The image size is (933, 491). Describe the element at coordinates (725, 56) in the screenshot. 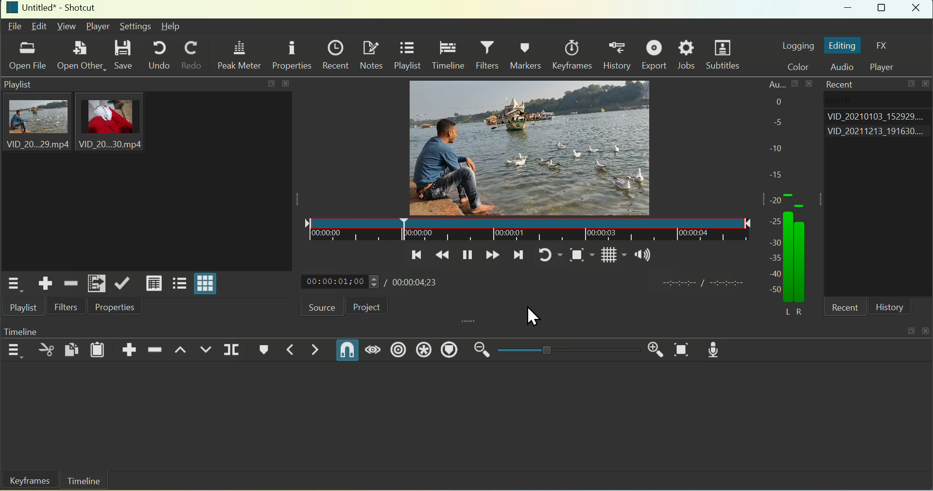

I see `Subtitles` at that location.